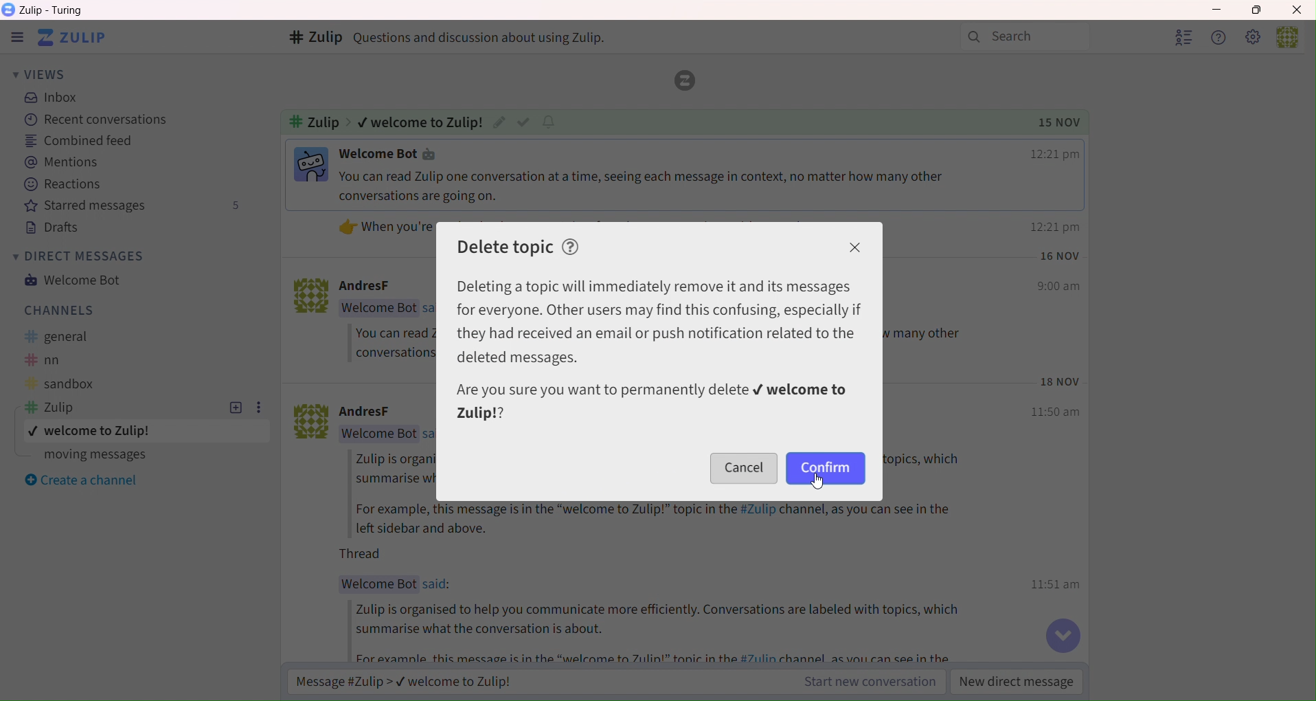 The height and width of the screenshot is (701, 1316). I want to click on Zulip, so click(14, 38).